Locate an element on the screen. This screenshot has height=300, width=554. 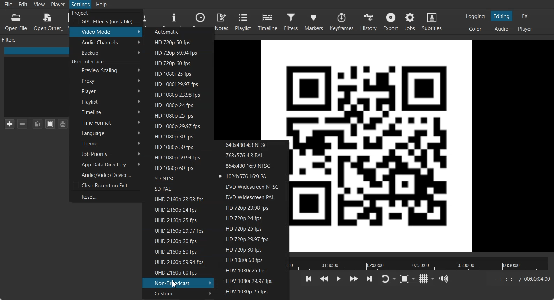
History is located at coordinates (368, 22).